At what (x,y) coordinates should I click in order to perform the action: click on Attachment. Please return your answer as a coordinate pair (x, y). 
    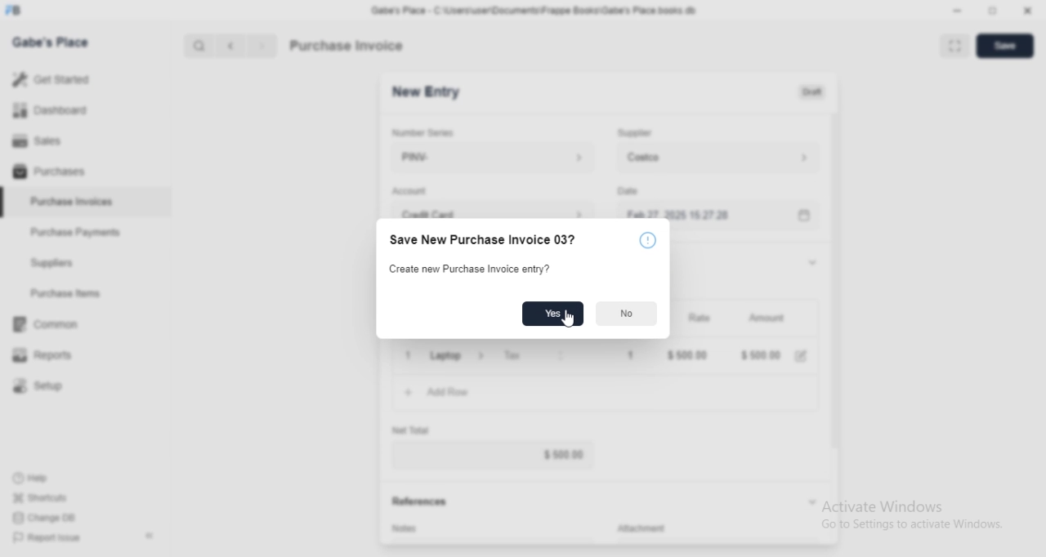
    Looking at the image, I should click on (641, 528).